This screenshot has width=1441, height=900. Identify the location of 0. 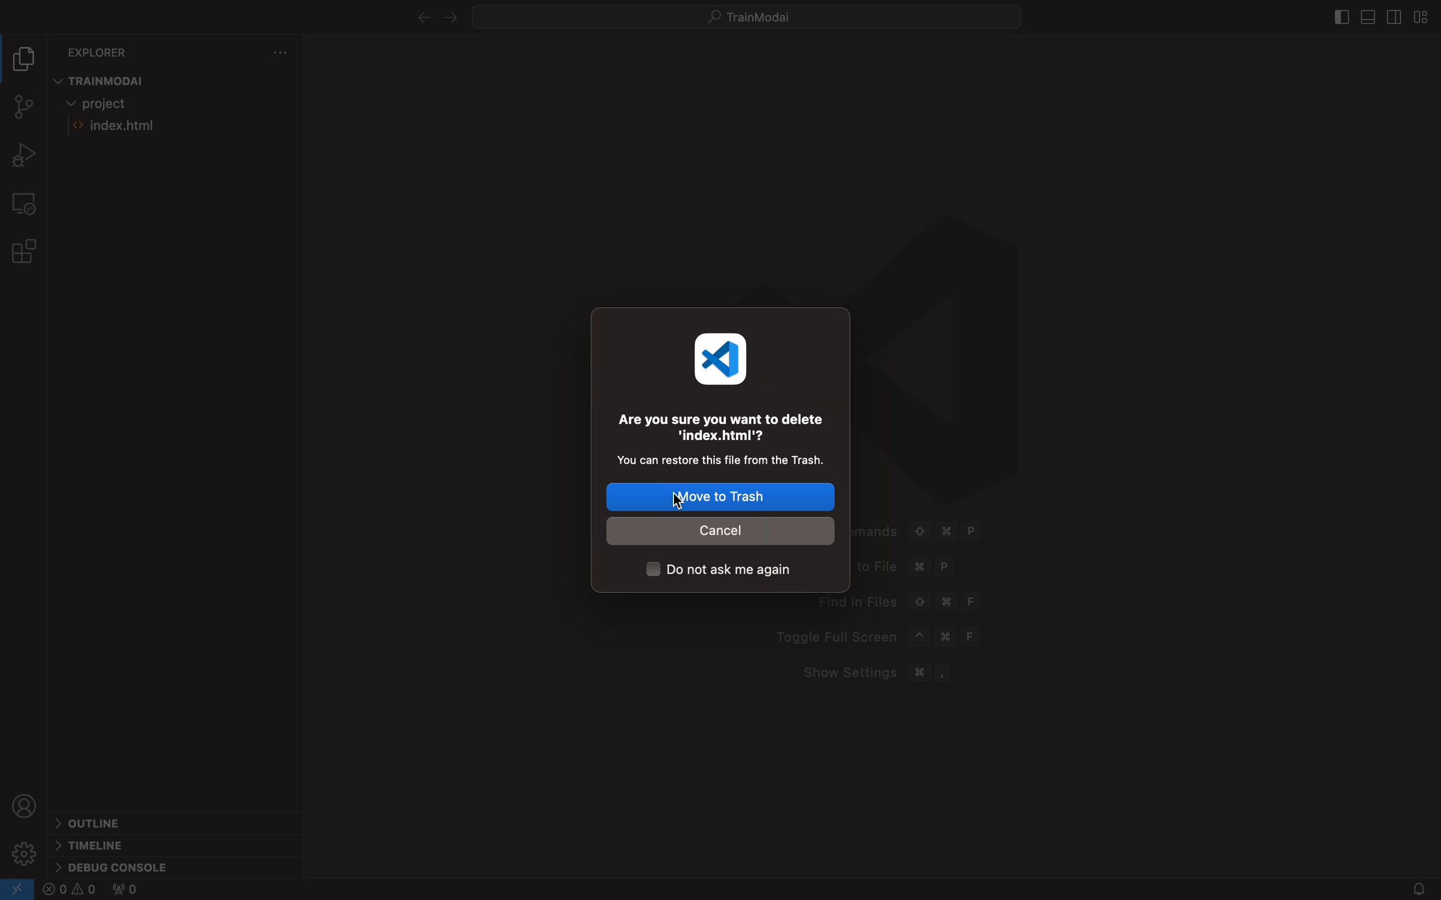
(70, 890).